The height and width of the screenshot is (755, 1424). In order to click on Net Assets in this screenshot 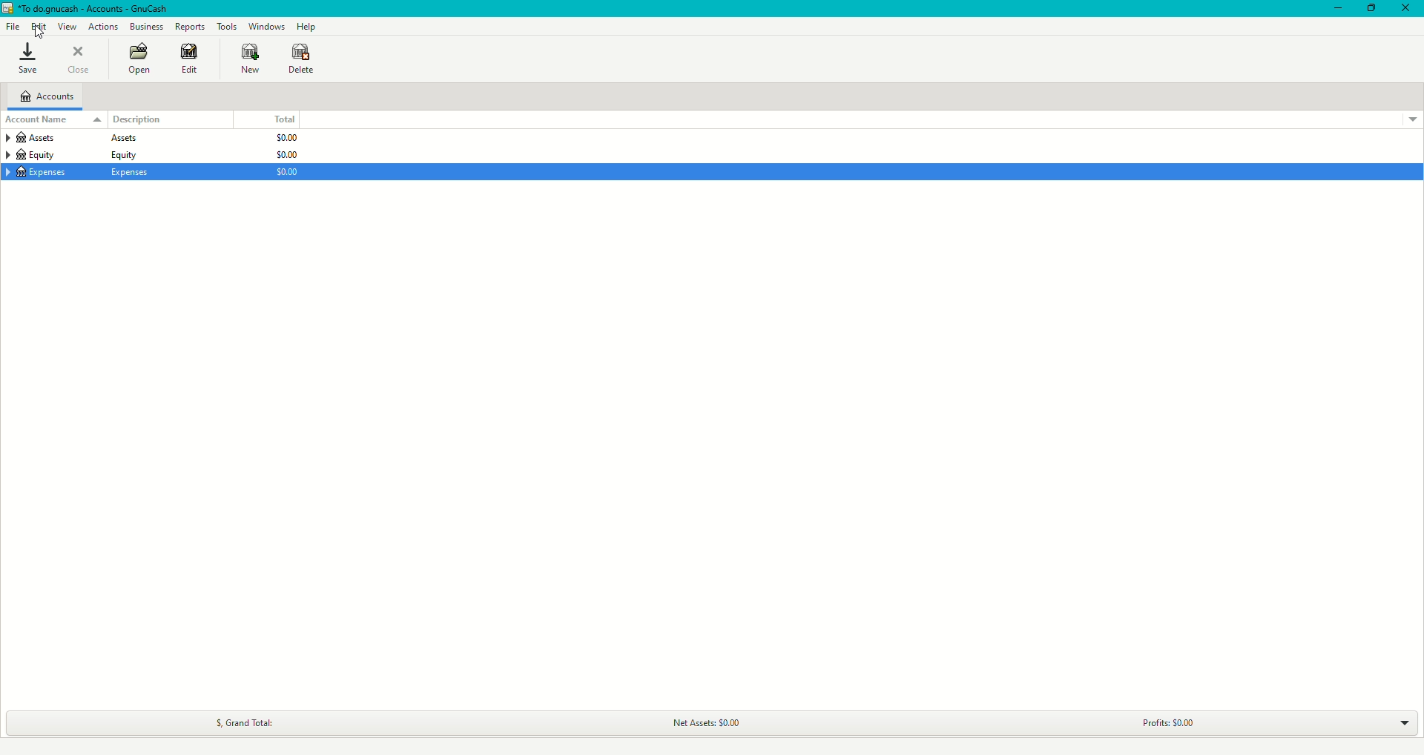, I will do `click(702, 723)`.